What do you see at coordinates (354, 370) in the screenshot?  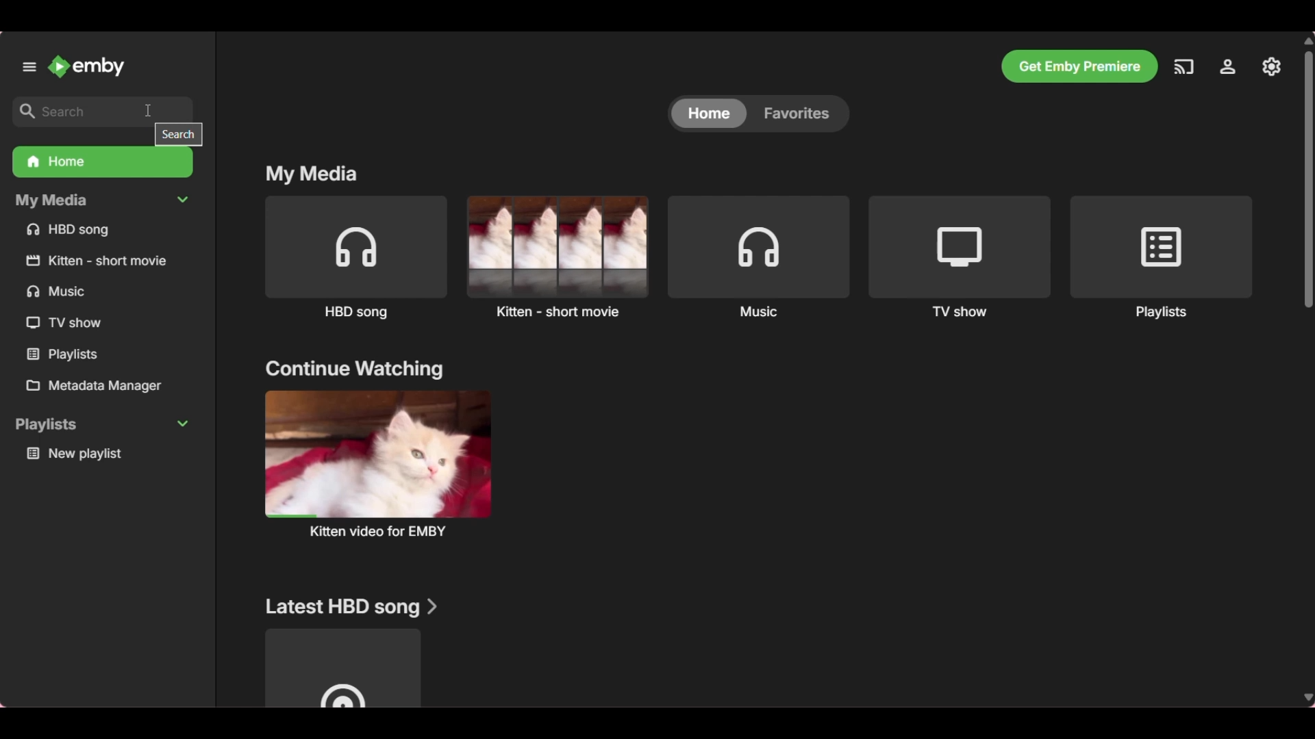 I see `continue watching` at bounding box center [354, 370].